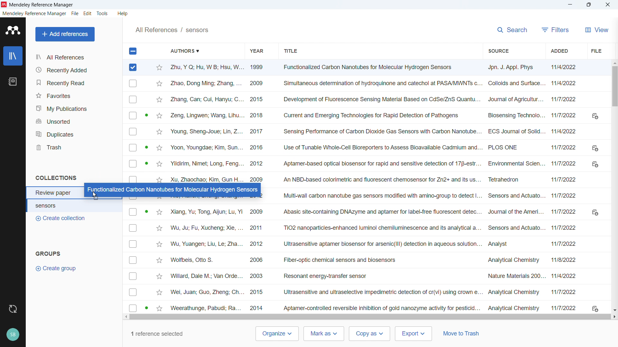 Image resolution: width=618 pixels, height=347 pixels. Describe the element at coordinates (75, 109) in the screenshot. I see `Publications ` at that location.